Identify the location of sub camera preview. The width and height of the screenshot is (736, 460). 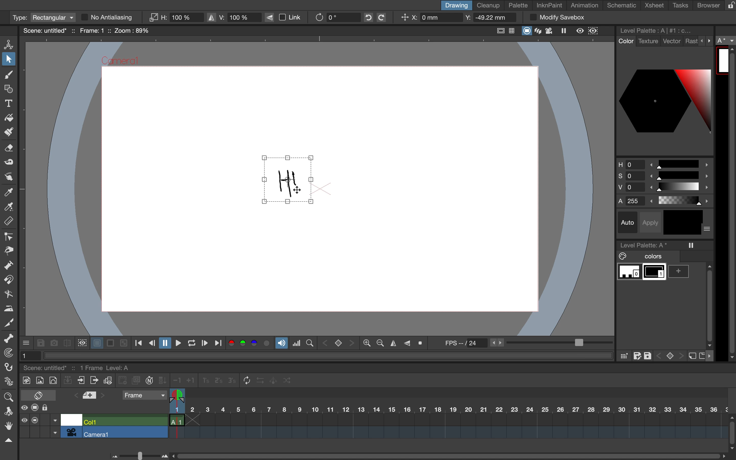
(594, 31).